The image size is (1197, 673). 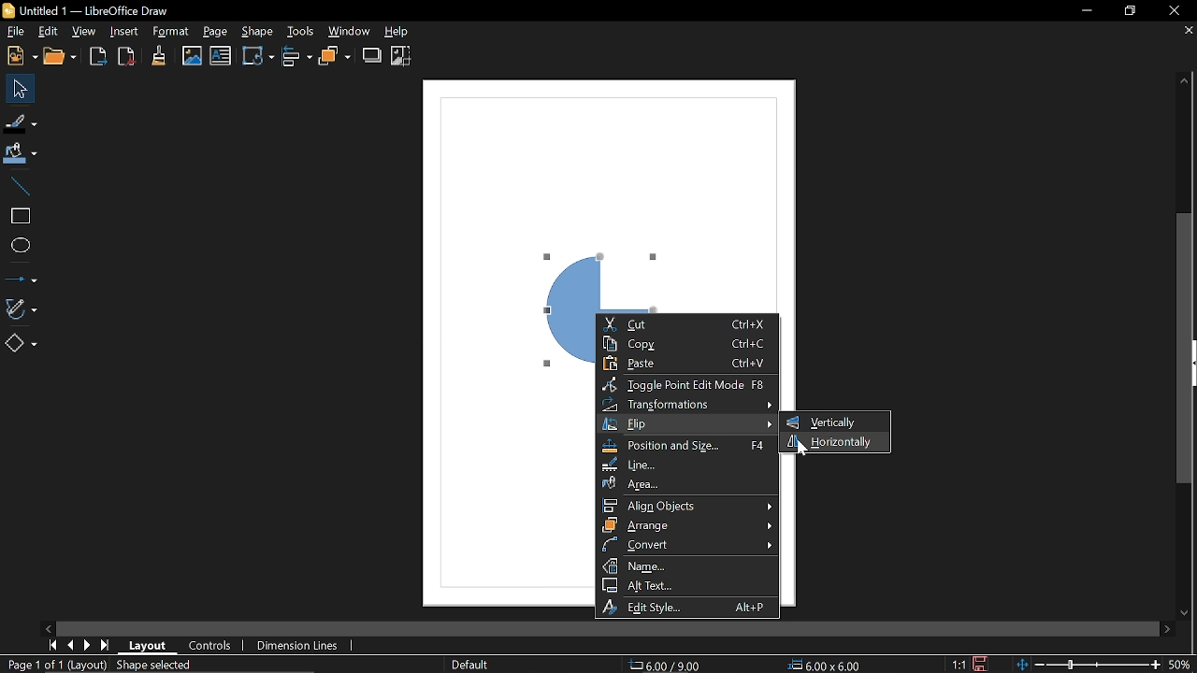 What do you see at coordinates (1184, 81) in the screenshot?
I see `Move up` at bounding box center [1184, 81].